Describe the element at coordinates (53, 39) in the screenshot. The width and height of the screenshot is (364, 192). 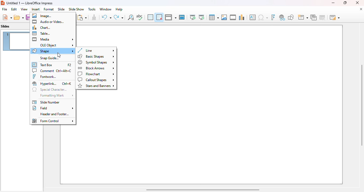
I see `media` at that location.